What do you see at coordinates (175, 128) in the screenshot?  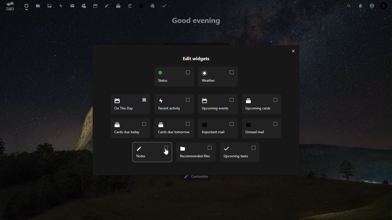 I see `Important mail` at bounding box center [175, 128].